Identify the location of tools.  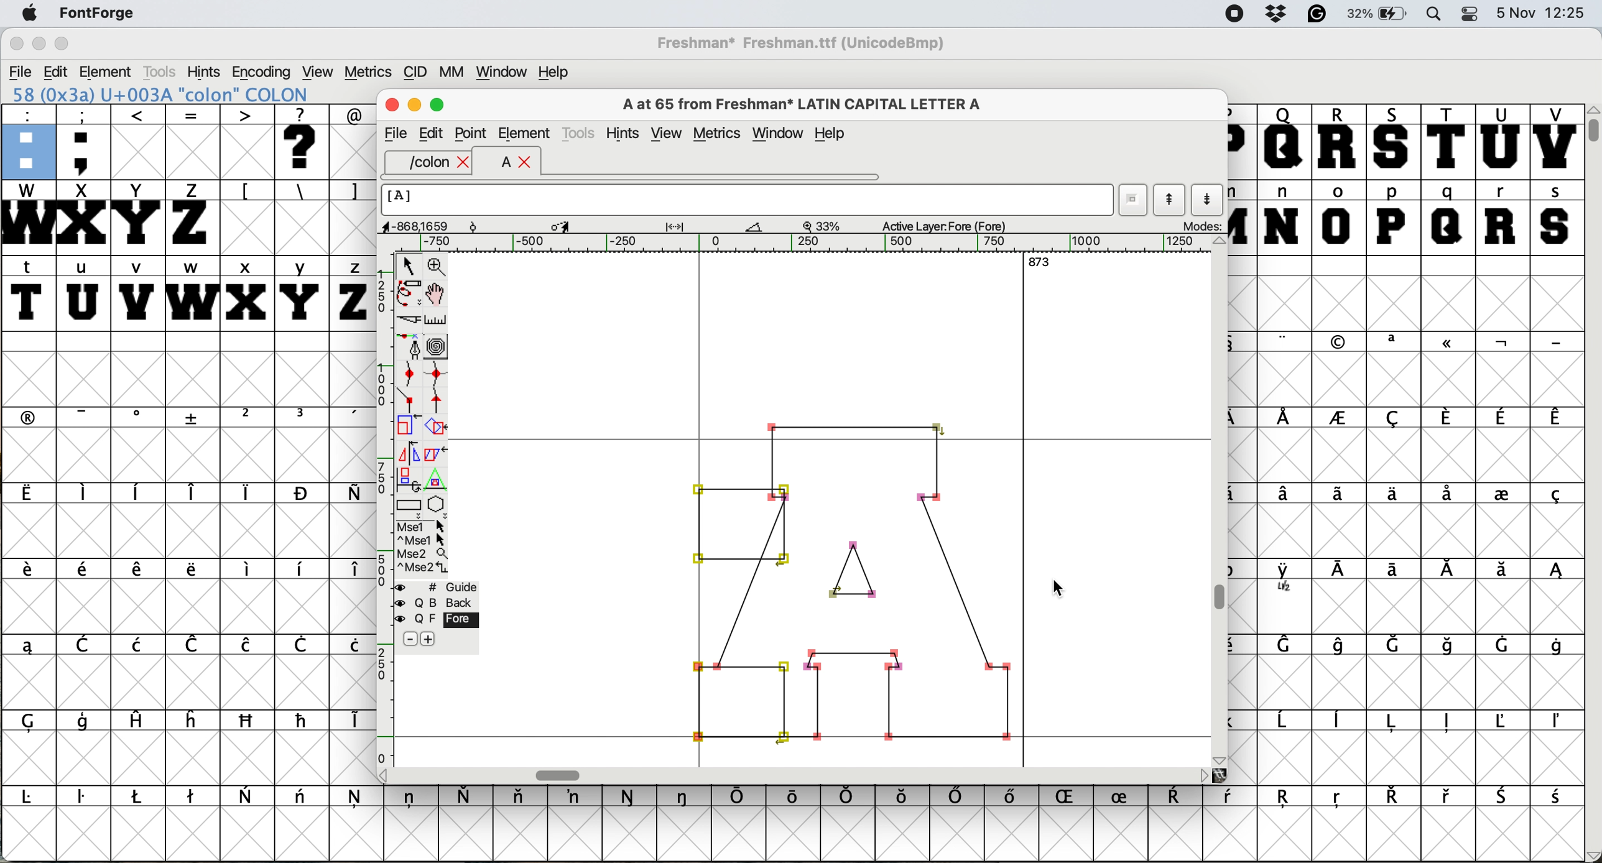
(165, 70).